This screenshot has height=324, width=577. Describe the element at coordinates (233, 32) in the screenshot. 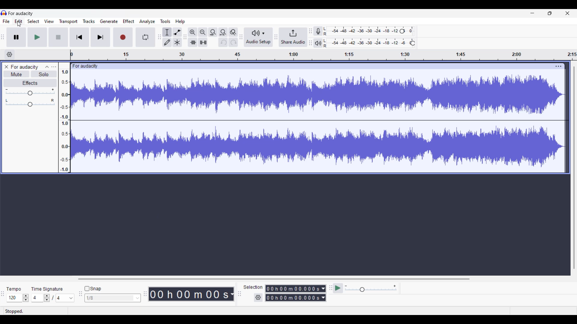

I see `Zoom toggle` at that location.